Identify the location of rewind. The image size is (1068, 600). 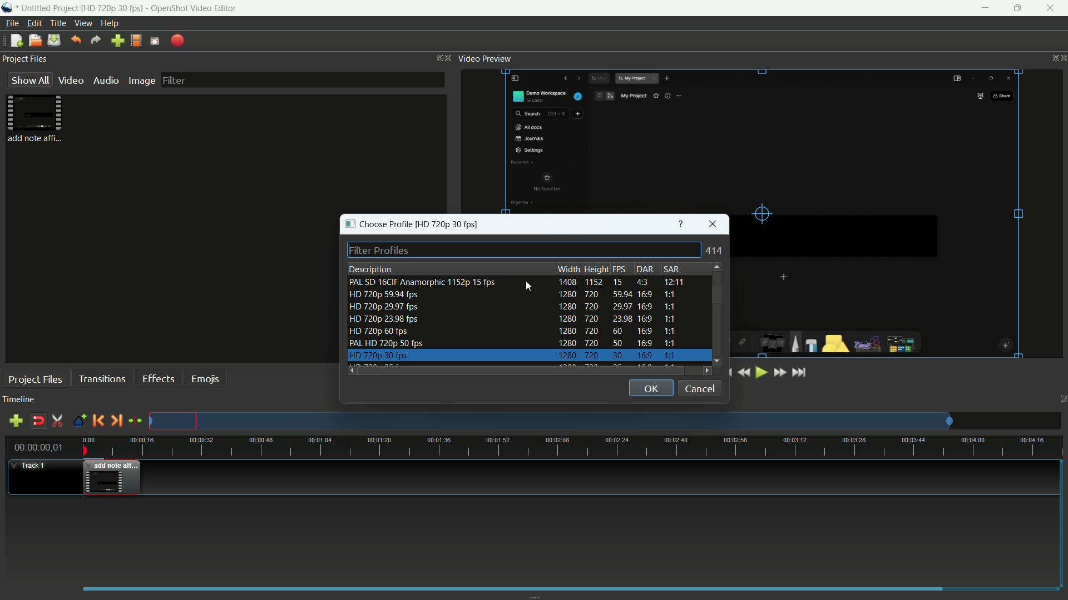
(743, 372).